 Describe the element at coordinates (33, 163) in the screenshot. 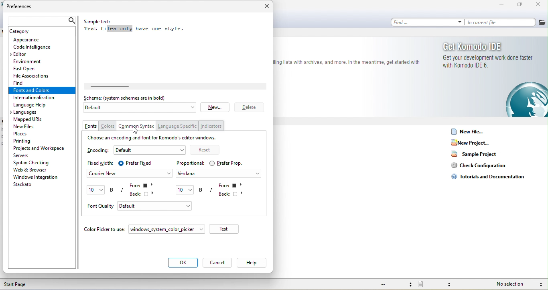

I see `syntax checking` at that location.